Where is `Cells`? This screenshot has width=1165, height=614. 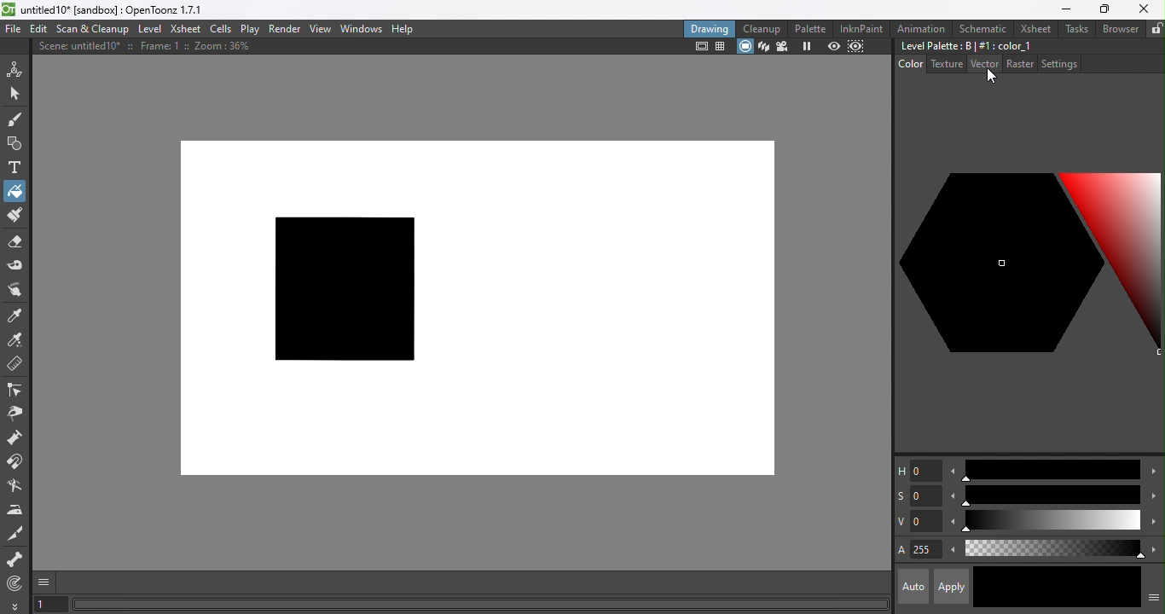 Cells is located at coordinates (220, 30).